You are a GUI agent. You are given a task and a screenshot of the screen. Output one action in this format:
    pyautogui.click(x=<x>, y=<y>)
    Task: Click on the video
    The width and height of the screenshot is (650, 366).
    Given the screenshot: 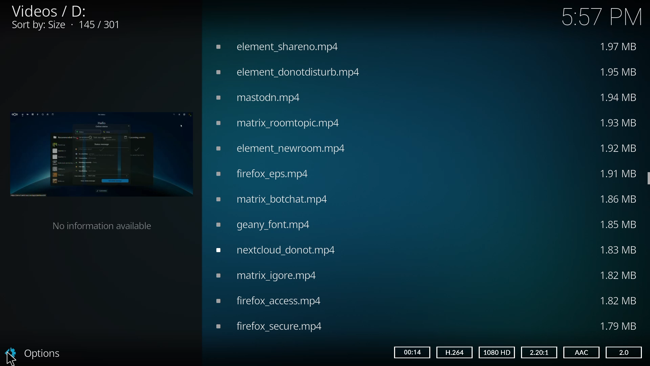 What is the action you would take?
    pyautogui.click(x=268, y=301)
    